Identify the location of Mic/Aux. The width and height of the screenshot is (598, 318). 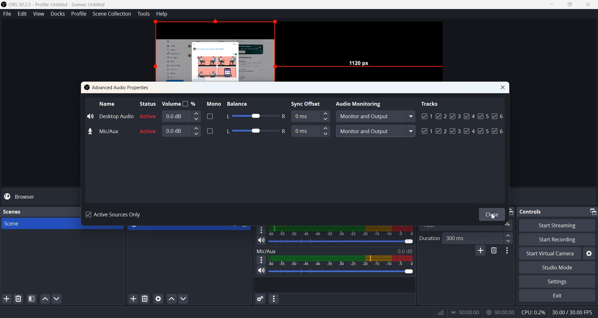
(105, 132).